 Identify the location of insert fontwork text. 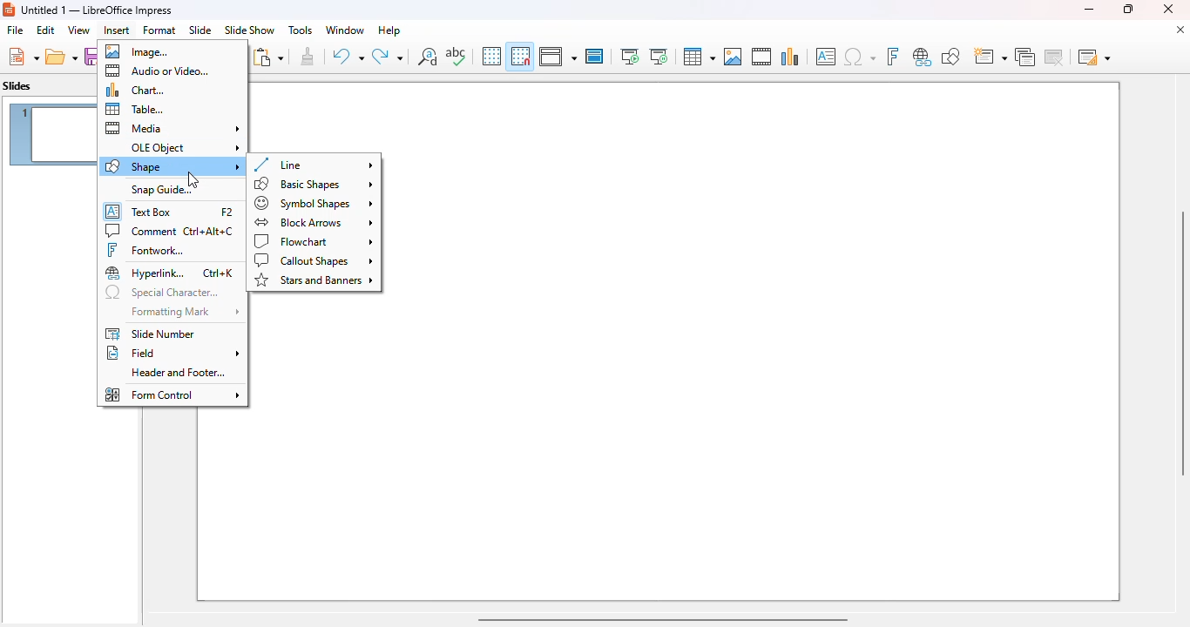
(892, 56).